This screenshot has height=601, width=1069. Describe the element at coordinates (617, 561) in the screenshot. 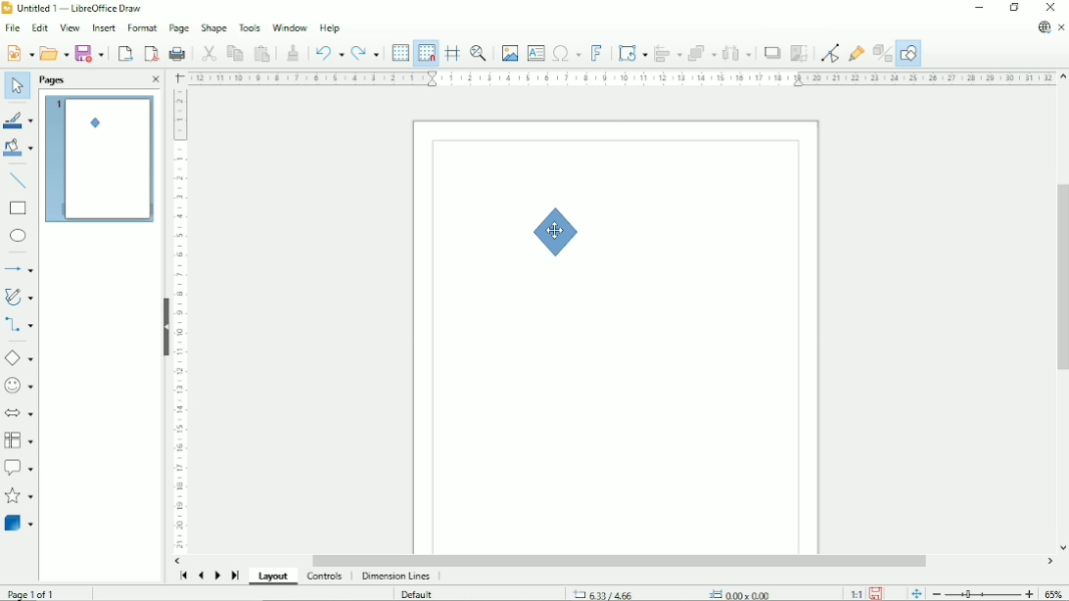

I see `Horizontal scrollbar` at that location.